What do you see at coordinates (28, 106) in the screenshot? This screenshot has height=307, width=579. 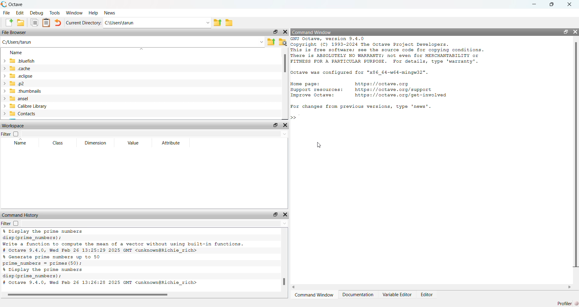 I see `Calibre Library` at bounding box center [28, 106].